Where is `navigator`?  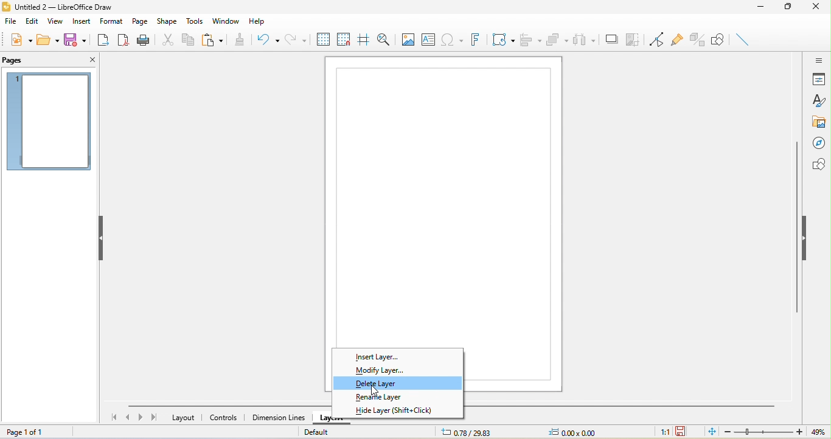
navigator is located at coordinates (817, 141).